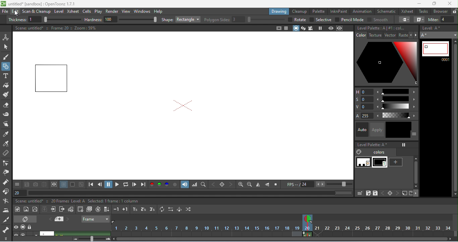 Image resolution: width=458 pixels, height=242 pixels. I want to click on thickness, so click(45, 19).